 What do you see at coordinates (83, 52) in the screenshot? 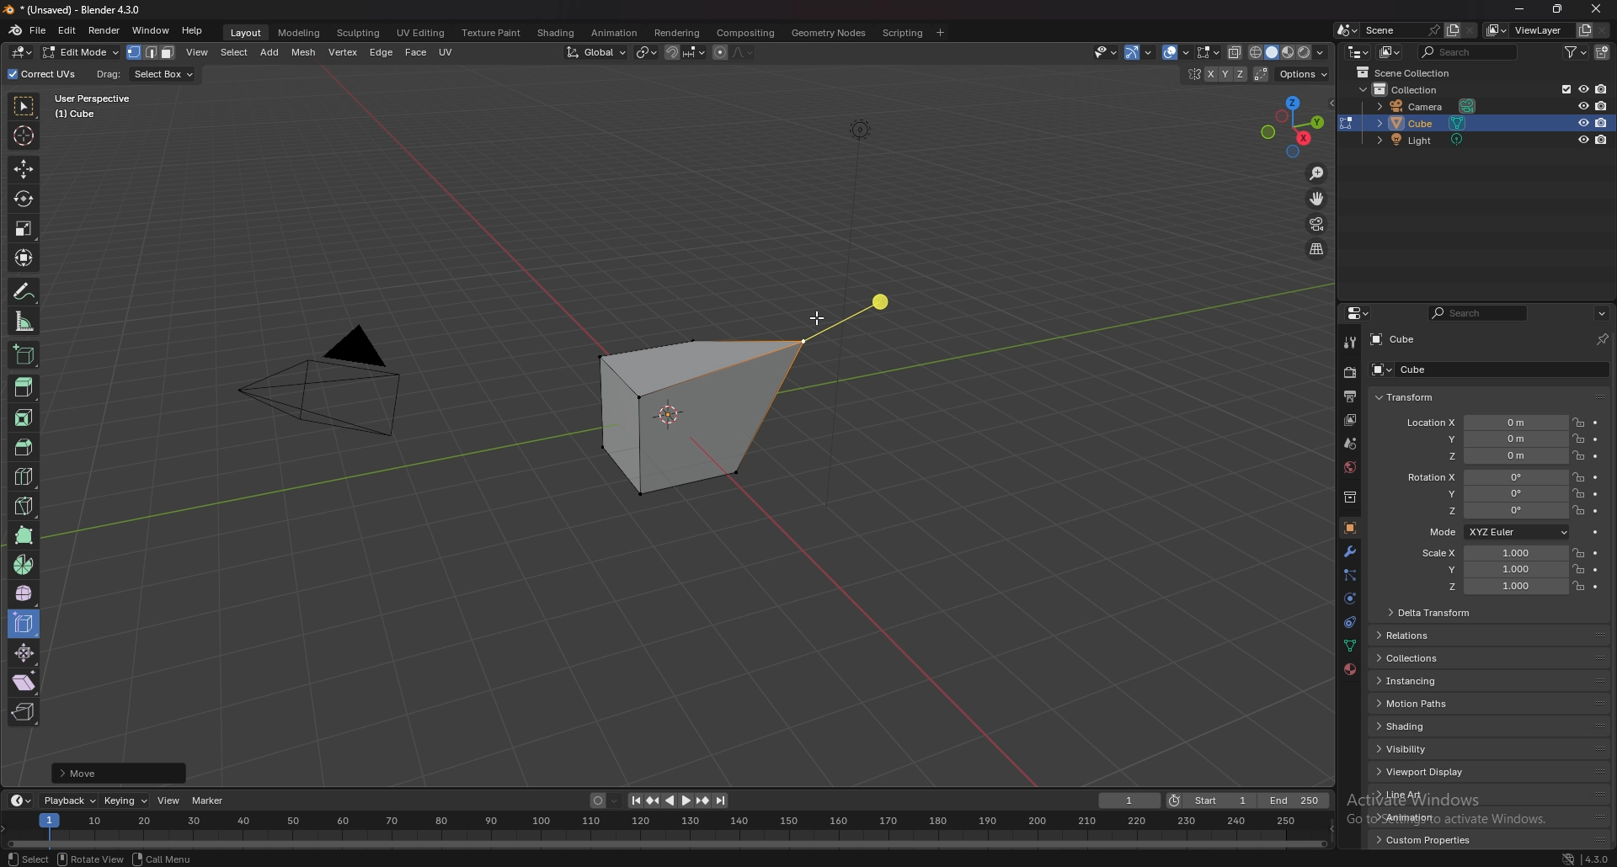
I see `object mode` at bounding box center [83, 52].